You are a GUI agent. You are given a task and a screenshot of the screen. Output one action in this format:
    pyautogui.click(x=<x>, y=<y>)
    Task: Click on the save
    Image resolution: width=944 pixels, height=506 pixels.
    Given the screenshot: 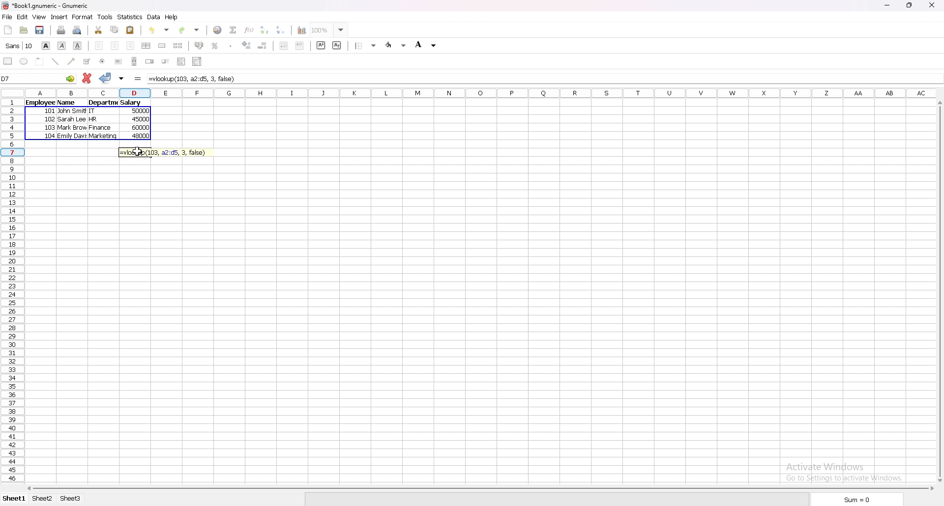 What is the action you would take?
    pyautogui.click(x=40, y=30)
    